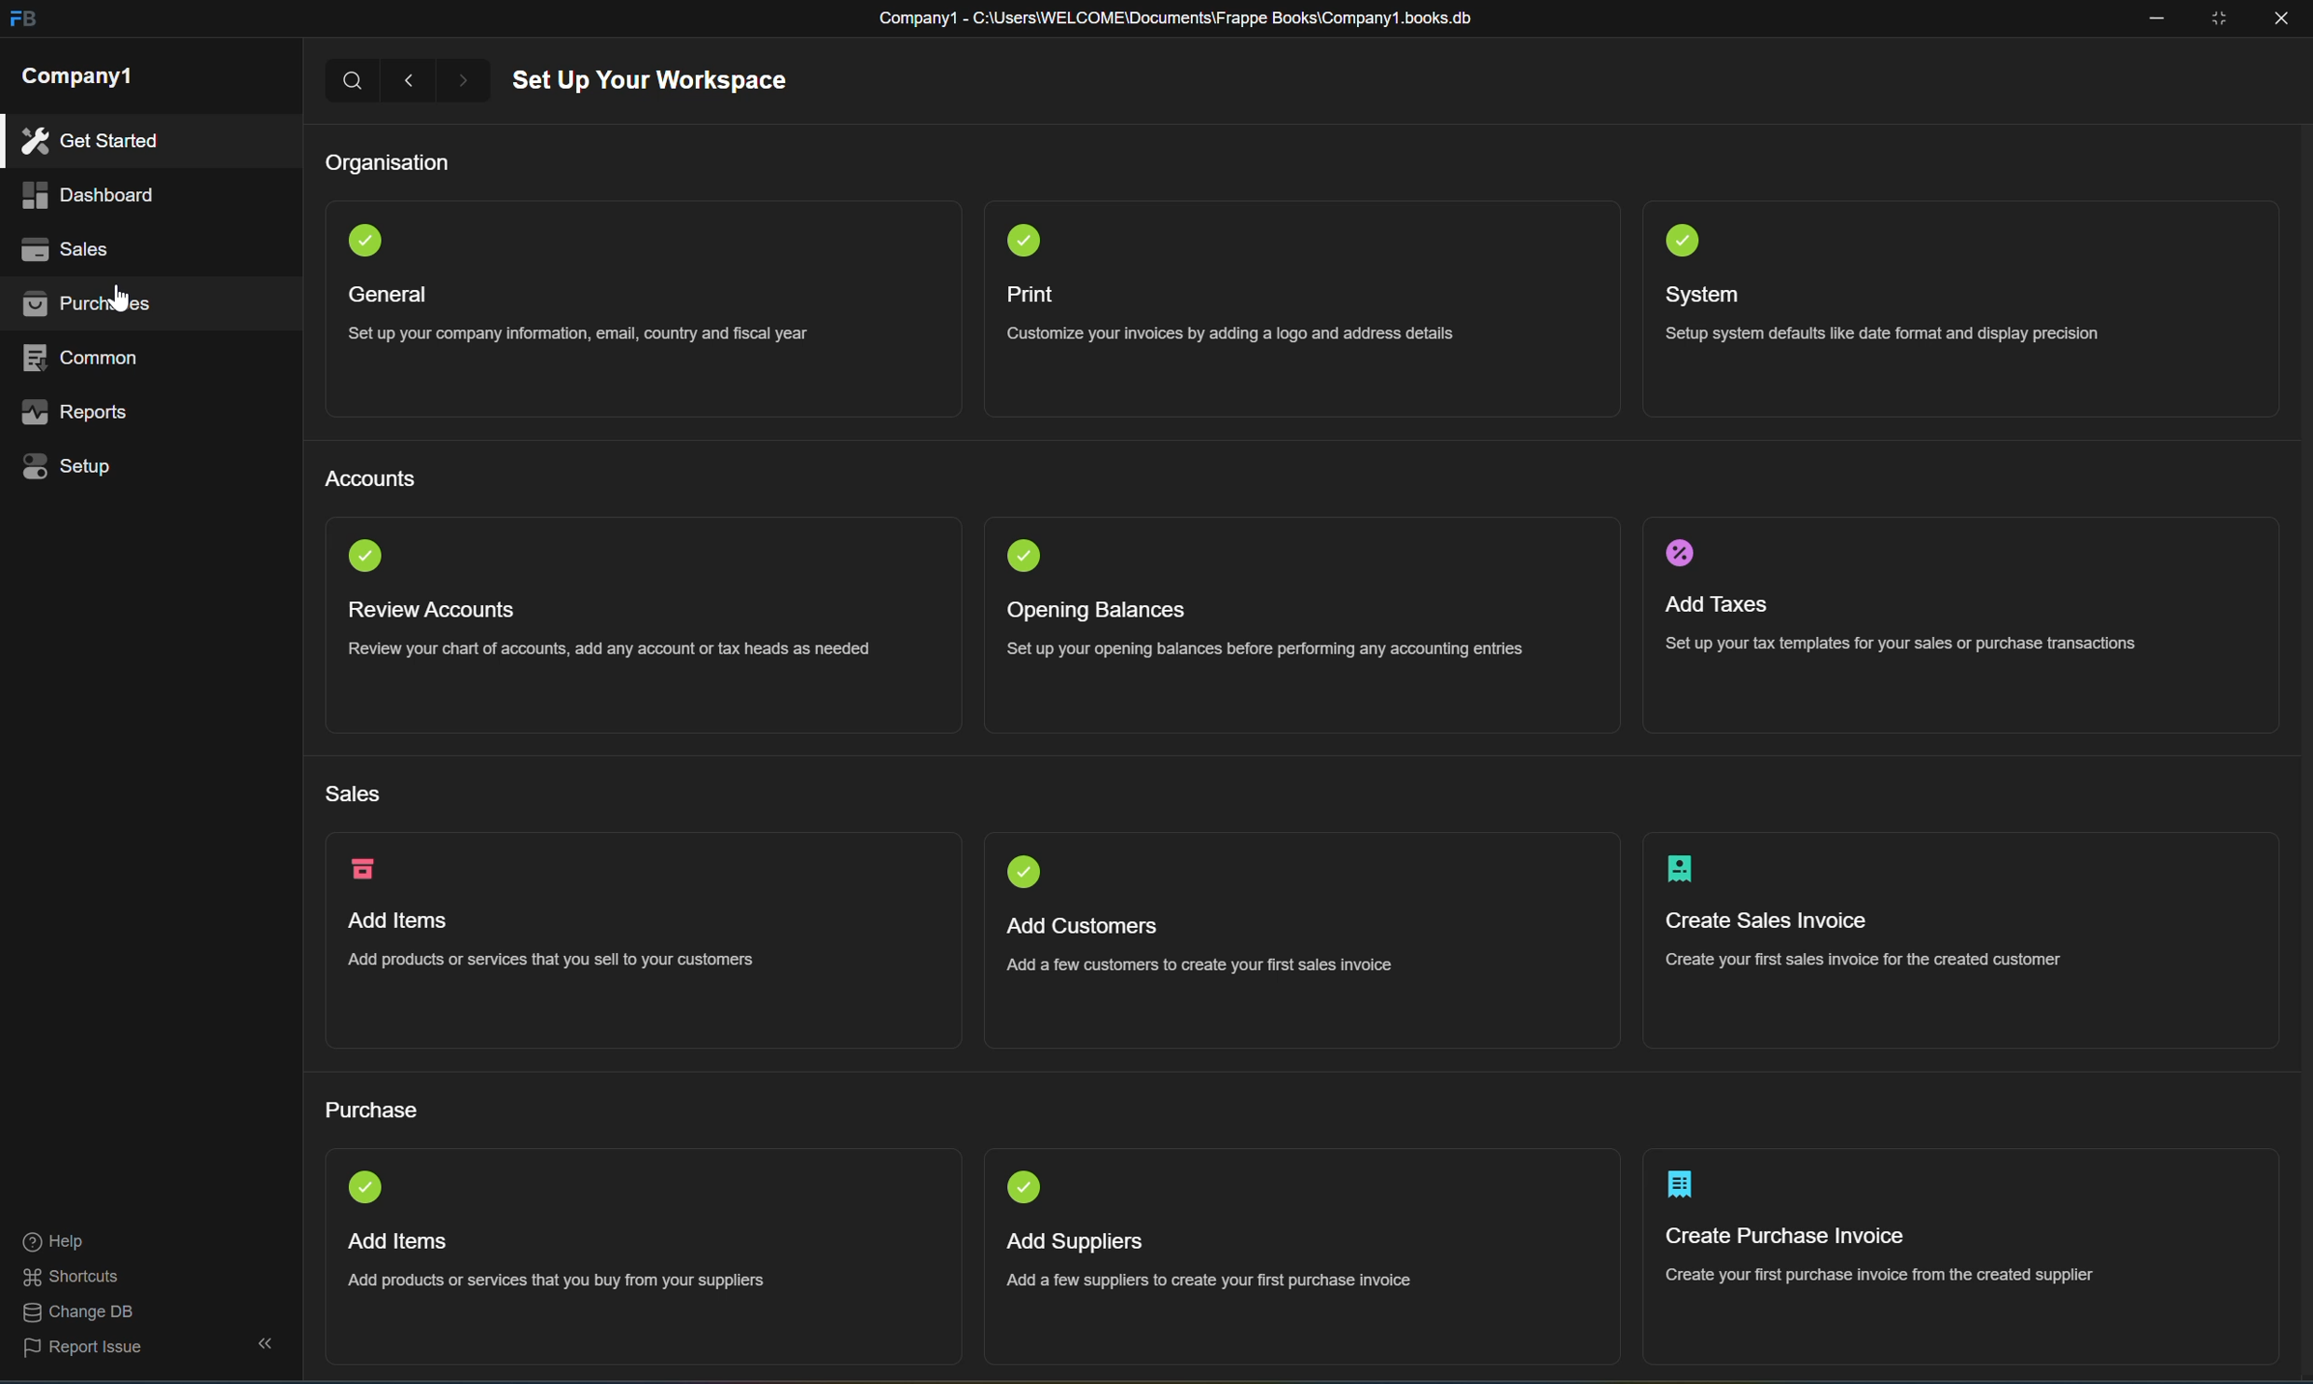 This screenshot has width=2313, height=1384. I want to click on sales, so click(61, 246).